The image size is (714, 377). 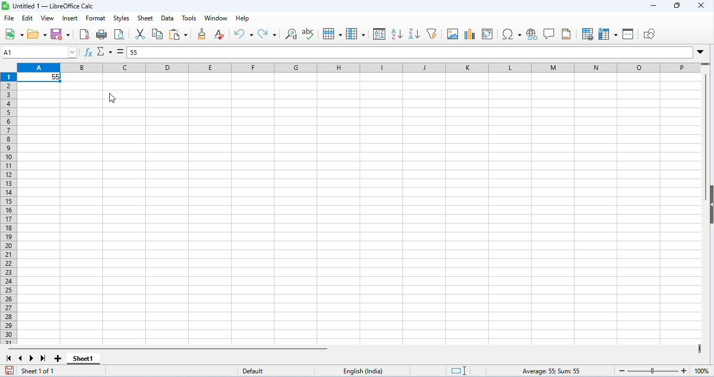 I want to click on hide, so click(x=709, y=205).